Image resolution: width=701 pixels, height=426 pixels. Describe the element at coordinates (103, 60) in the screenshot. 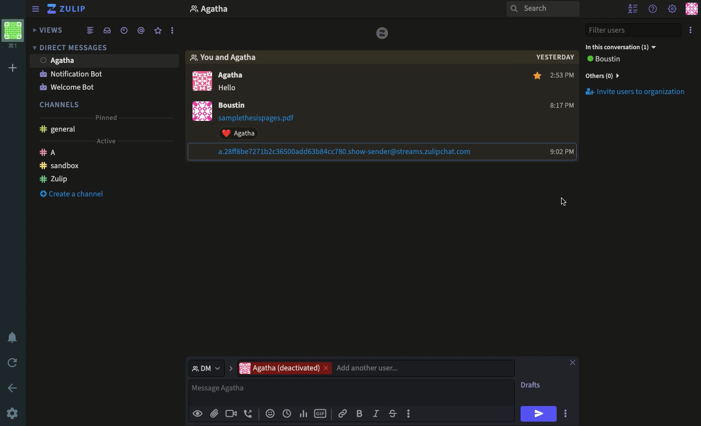

I see `User` at that location.